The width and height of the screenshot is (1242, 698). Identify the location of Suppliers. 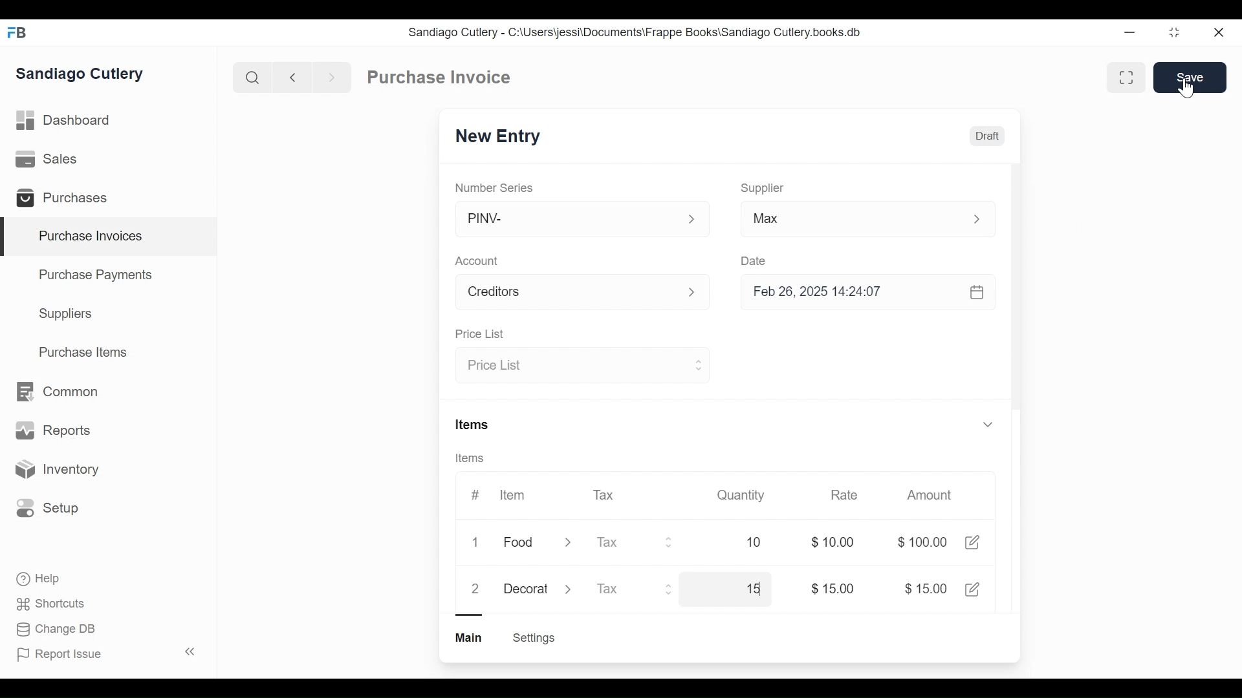
(66, 314).